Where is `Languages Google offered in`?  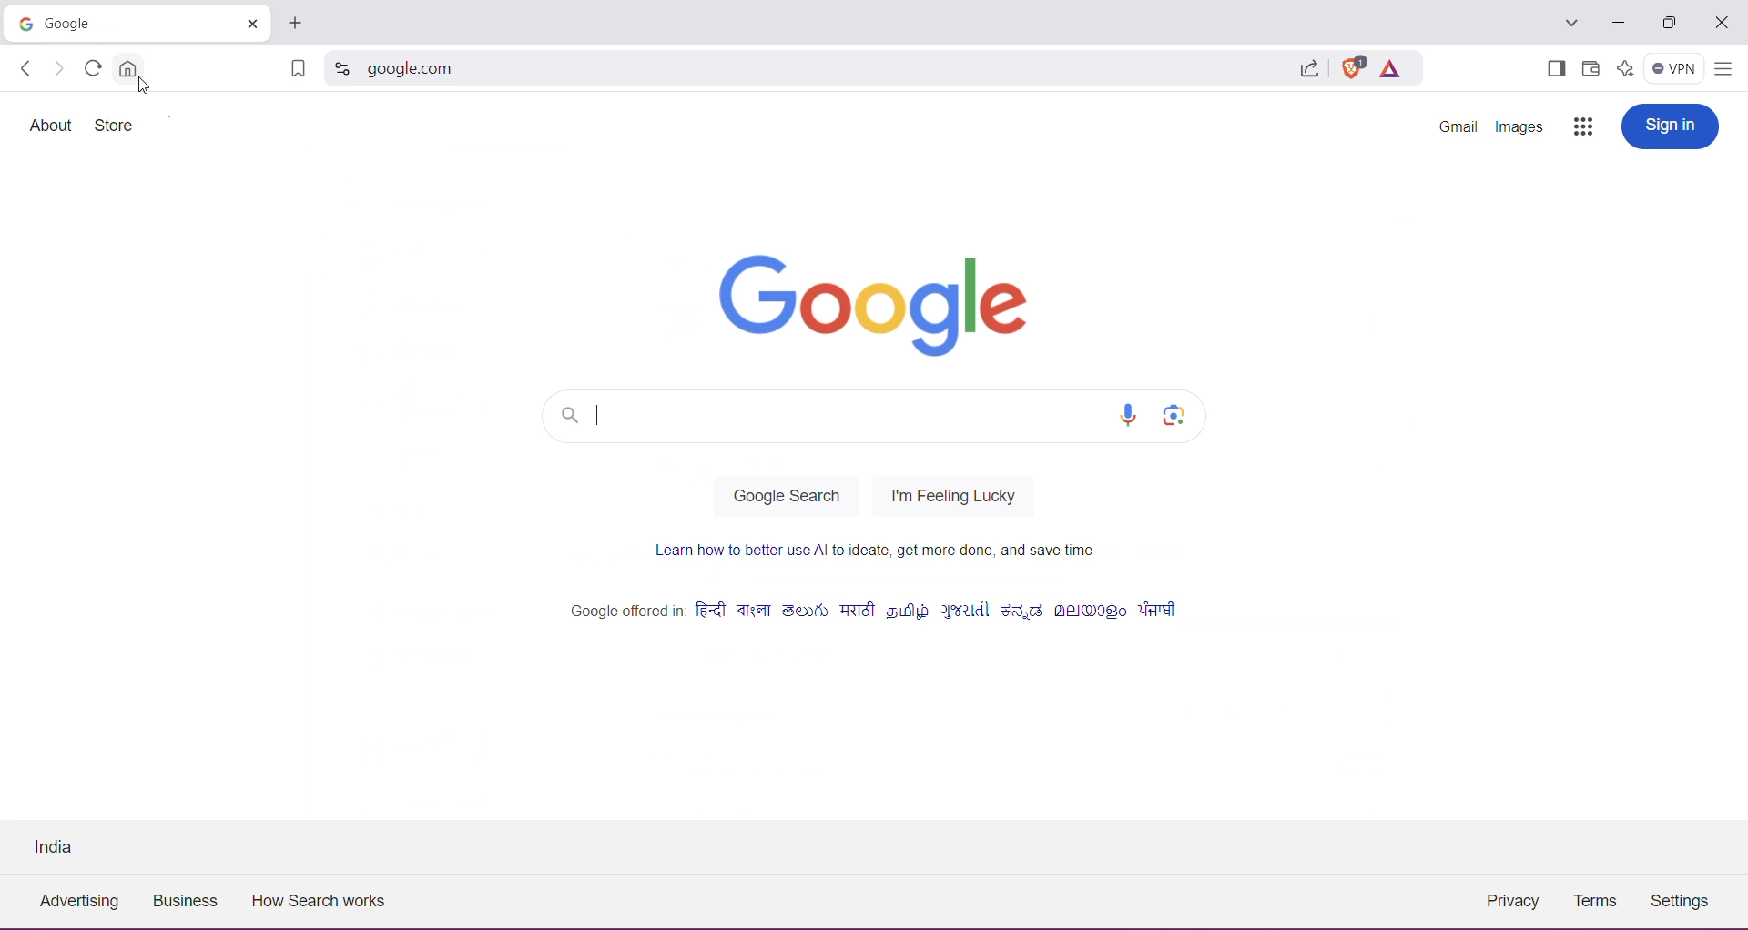 Languages Google offered in is located at coordinates (873, 614).